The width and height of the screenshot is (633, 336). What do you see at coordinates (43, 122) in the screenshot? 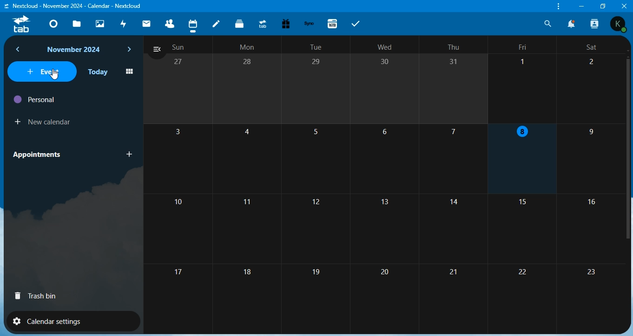
I see `new calendar` at bounding box center [43, 122].